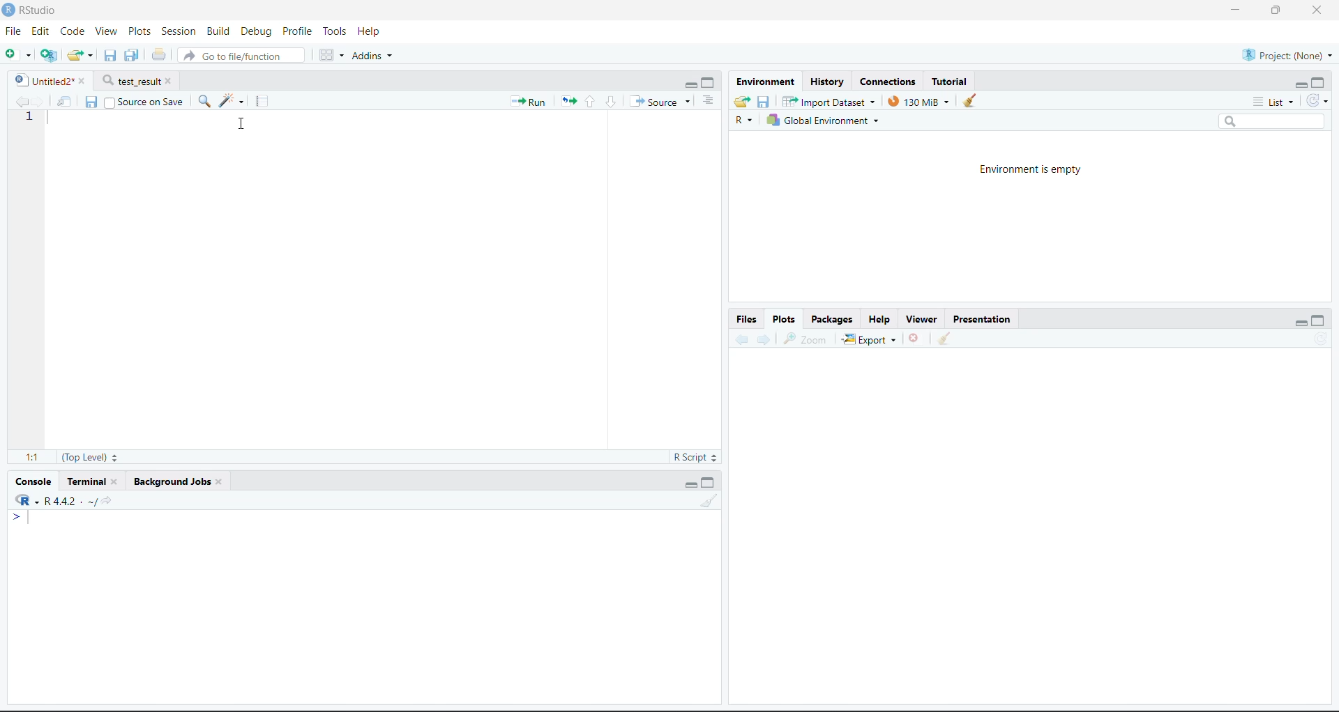  What do you see at coordinates (54, 78) in the screenshot?
I see `Untitled2*` at bounding box center [54, 78].